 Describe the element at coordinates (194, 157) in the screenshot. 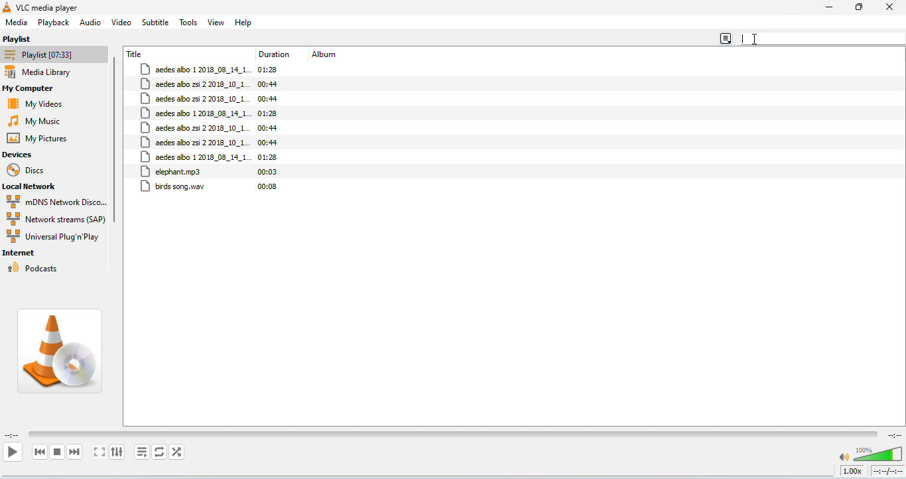

I see `aedes albo 1 2018_08_14_1` at that location.